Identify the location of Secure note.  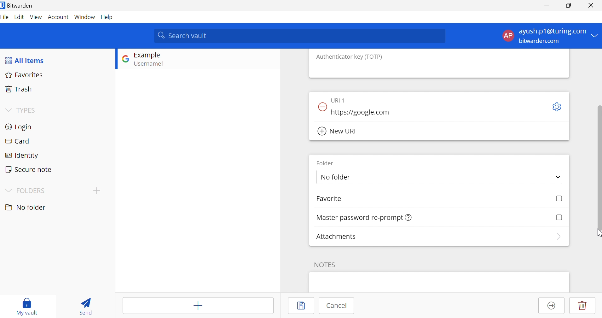
(29, 169).